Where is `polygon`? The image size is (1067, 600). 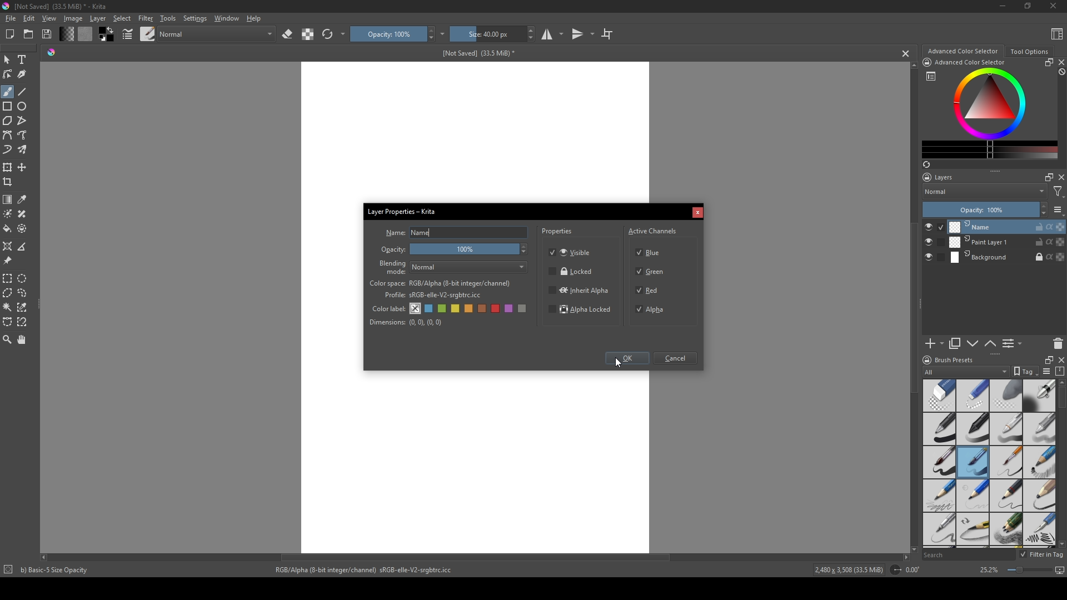 polygon is located at coordinates (7, 121).